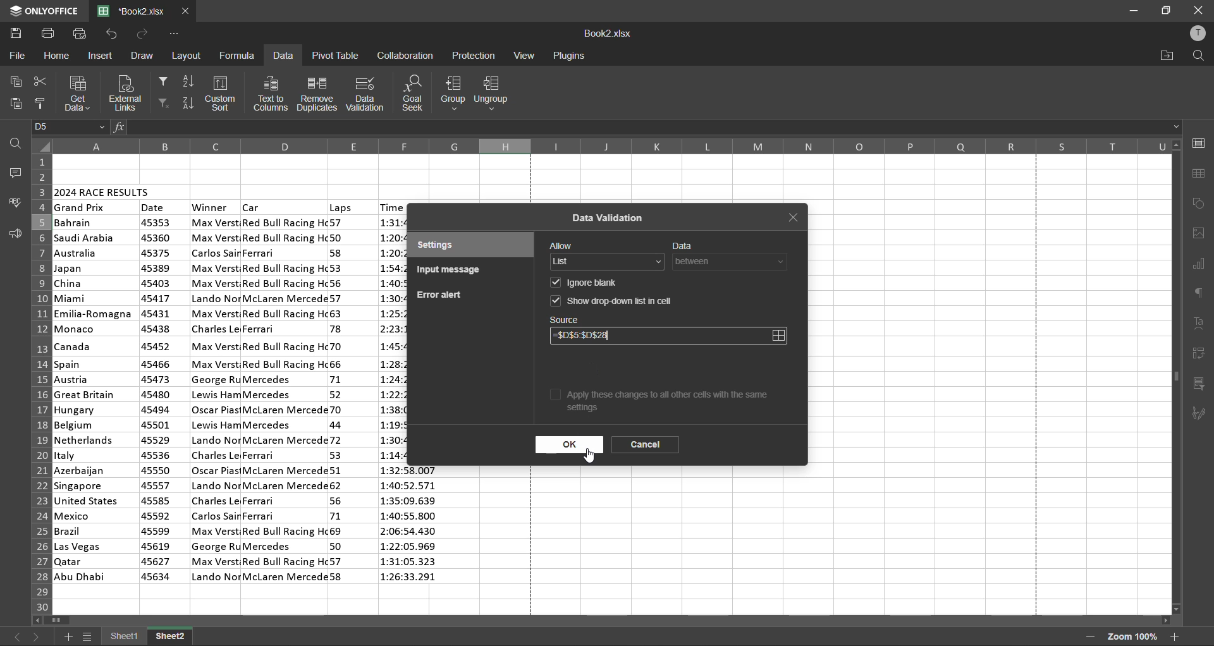 This screenshot has width=1214, height=646. Describe the element at coordinates (561, 245) in the screenshot. I see `allow` at that location.